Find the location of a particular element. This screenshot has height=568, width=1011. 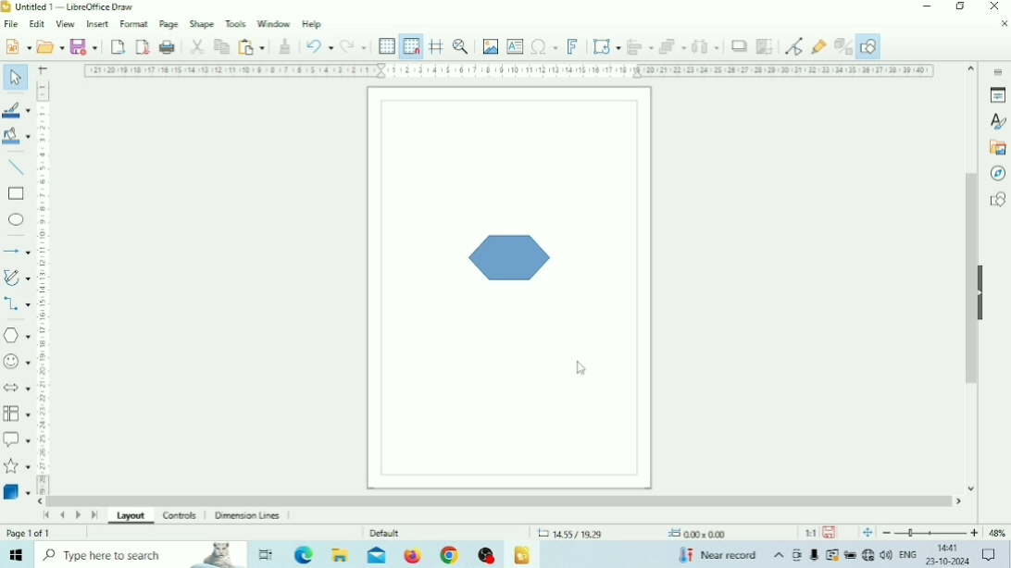

Block Arrows is located at coordinates (17, 387).